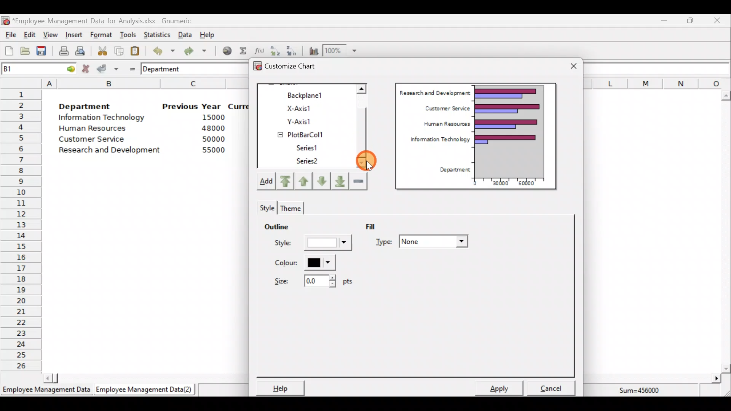 The image size is (731, 411). What do you see at coordinates (100, 50) in the screenshot?
I see `Cut the selection` at bounding box center [100, 50].